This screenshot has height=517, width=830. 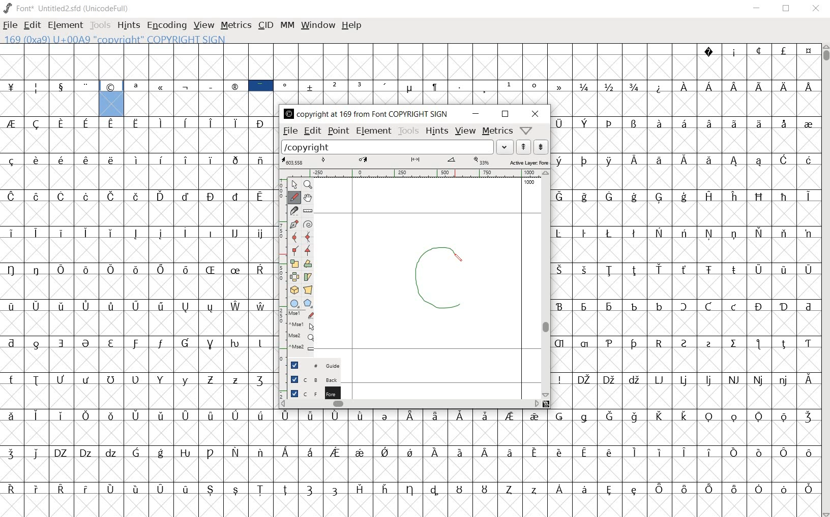 I want to click on mAGNIFY, so click(x=308, y=185).